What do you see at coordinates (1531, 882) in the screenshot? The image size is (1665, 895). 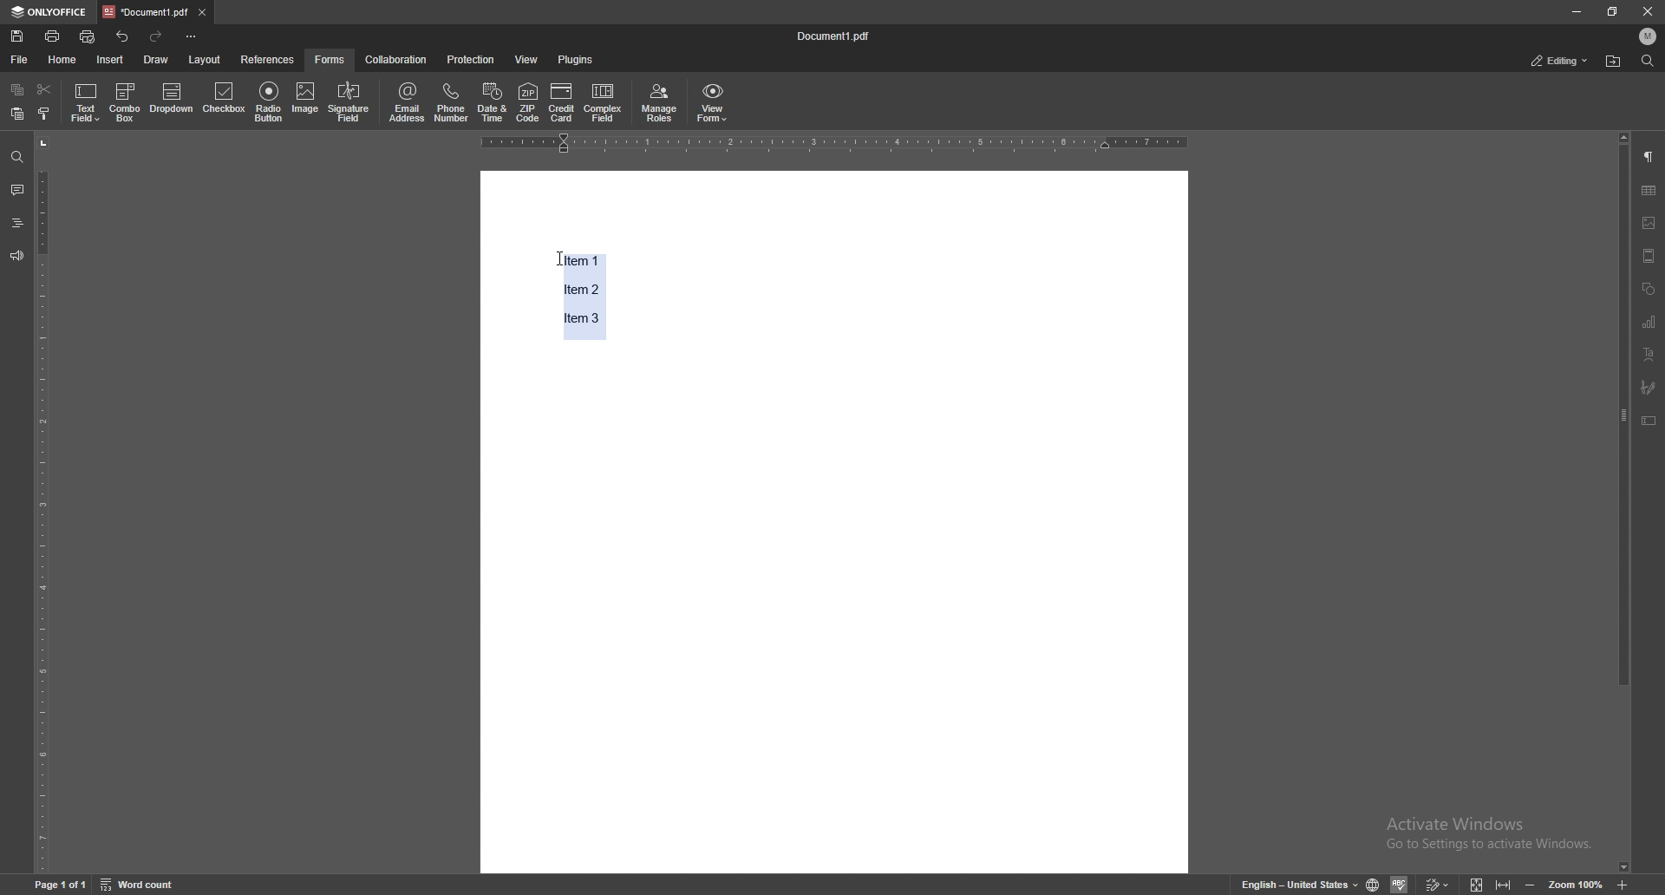 I see `zoom out` at bounding box center [1531, 882].